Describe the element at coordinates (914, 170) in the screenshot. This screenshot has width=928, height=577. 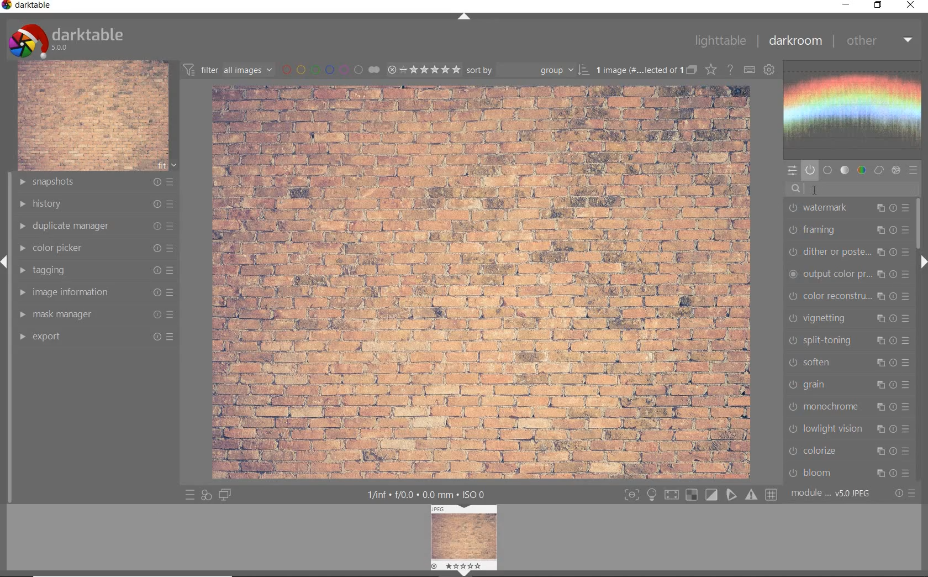
I see `preset` at that location.